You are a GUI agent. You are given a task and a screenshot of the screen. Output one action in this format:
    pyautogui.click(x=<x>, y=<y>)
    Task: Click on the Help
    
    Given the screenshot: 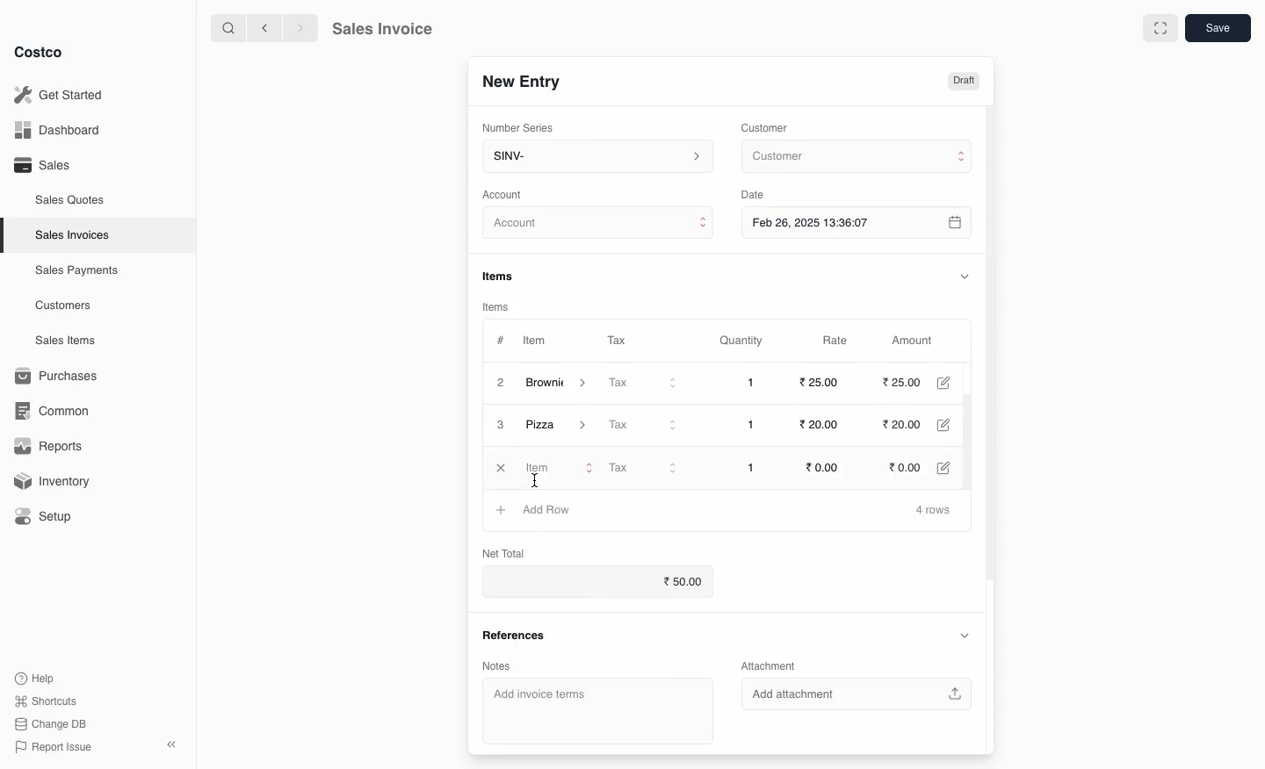 What is the action you would take?
    pyautogui.click(x=36, y=677)
    